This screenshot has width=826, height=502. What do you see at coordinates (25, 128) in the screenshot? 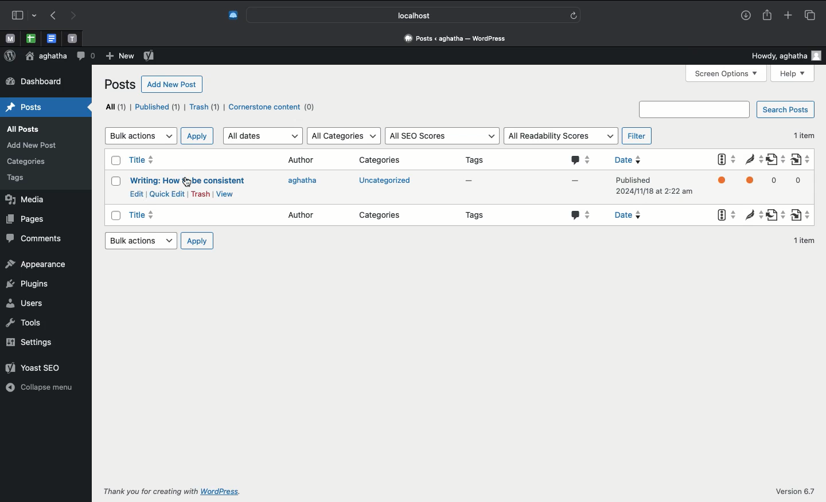
I see `all posts` at bounding box center [25, 128].